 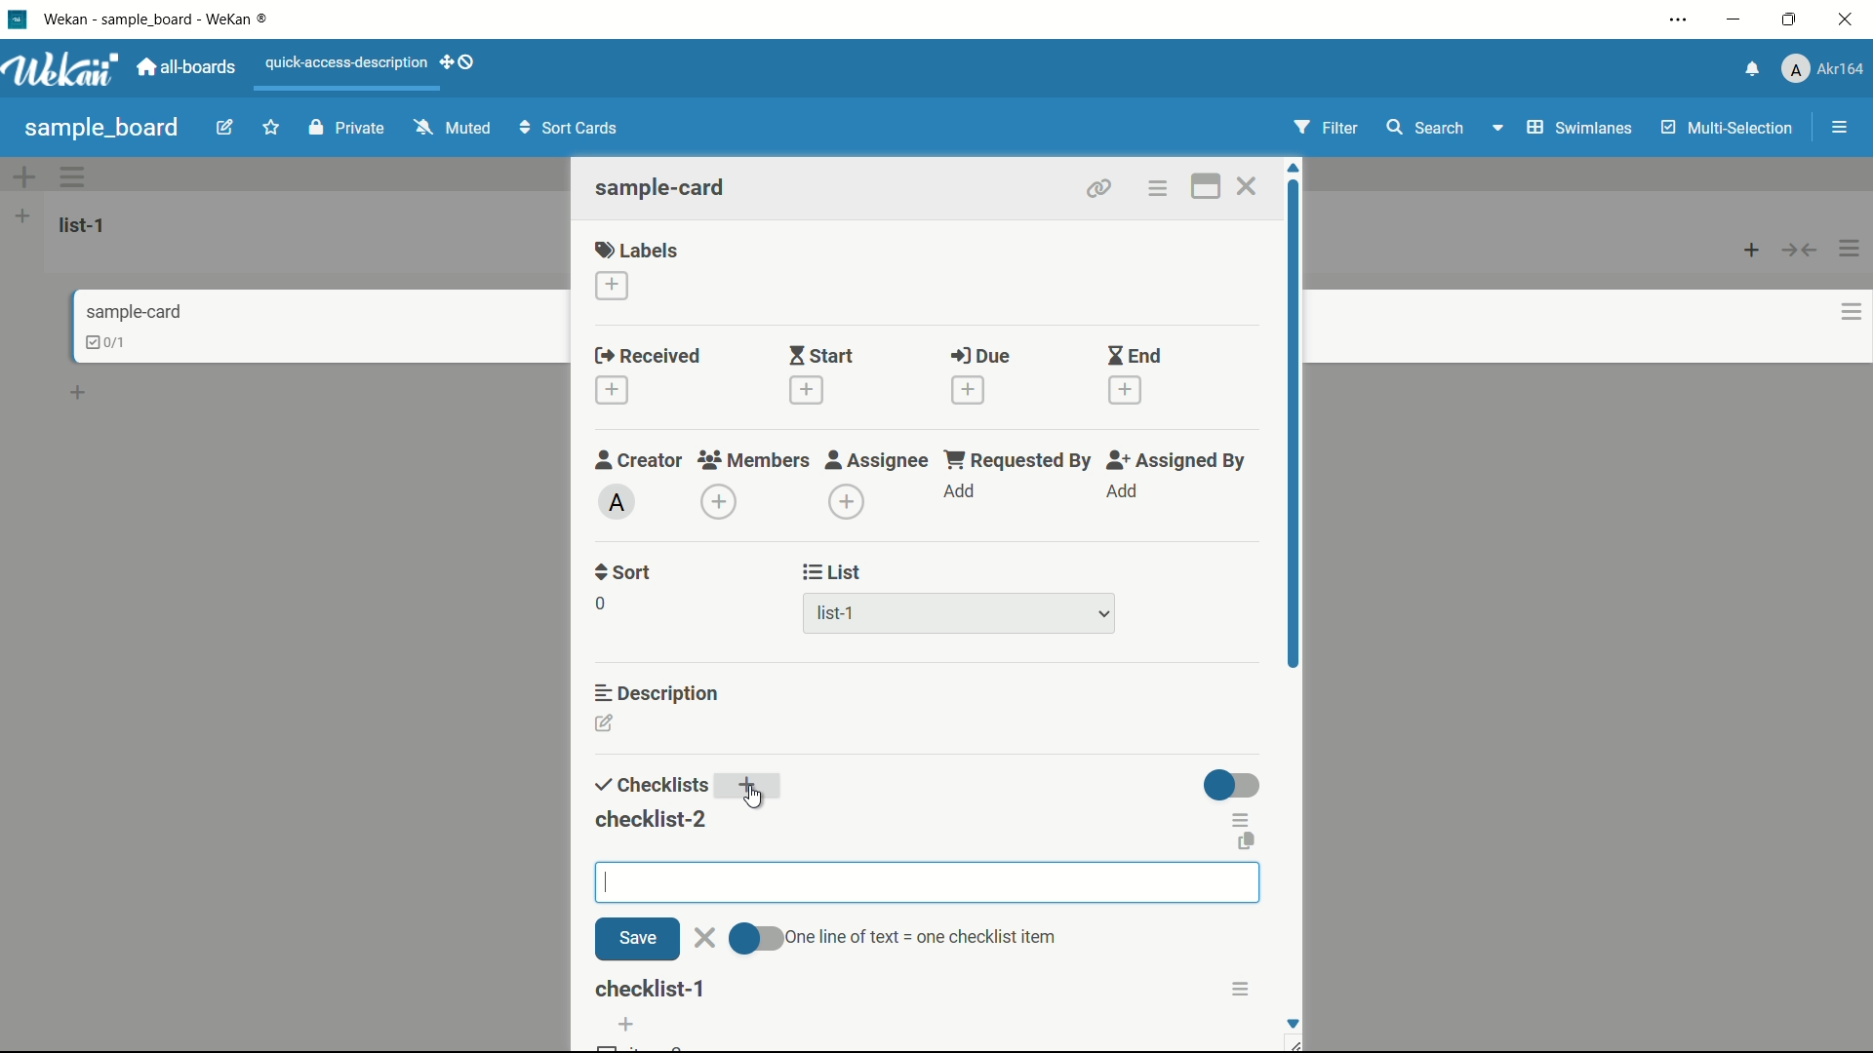 What do you see at coordinates (833, 572) in the screenshot?
I see `list` at bounding box center [833, 572].